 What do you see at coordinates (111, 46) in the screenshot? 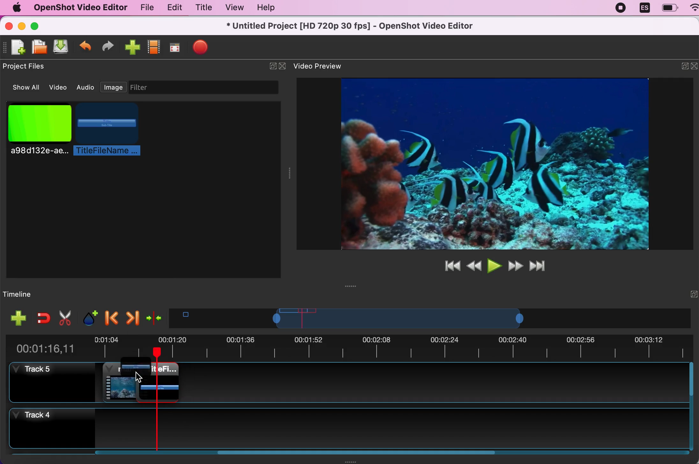
I see `redo` at bounding box center [111, 46].